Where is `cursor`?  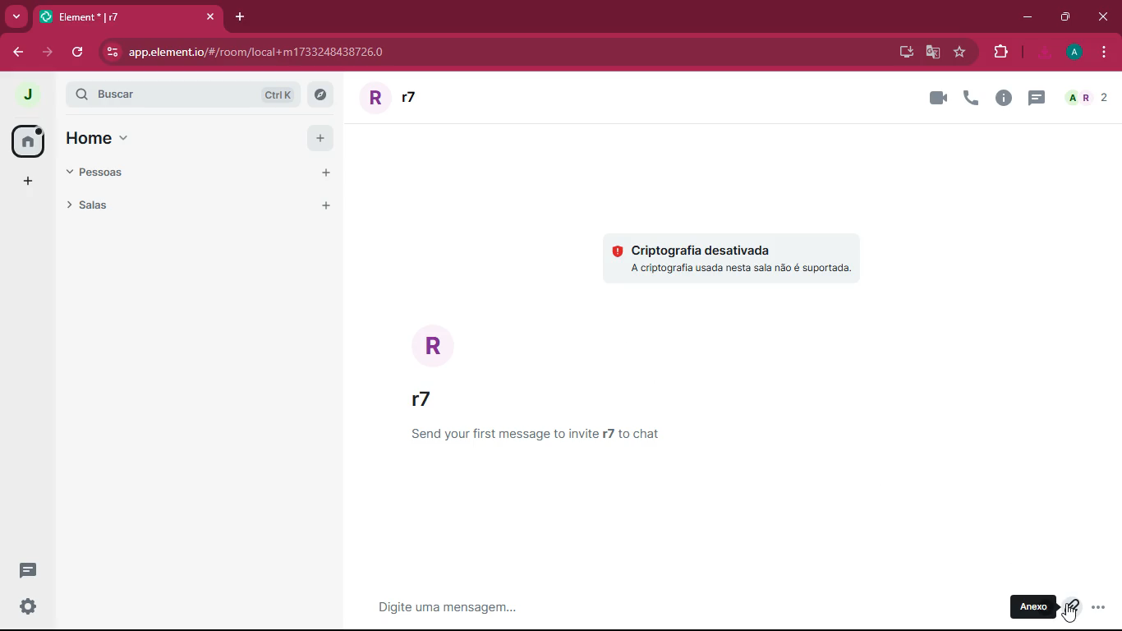
cursor is located at coordinates (1069, 615).